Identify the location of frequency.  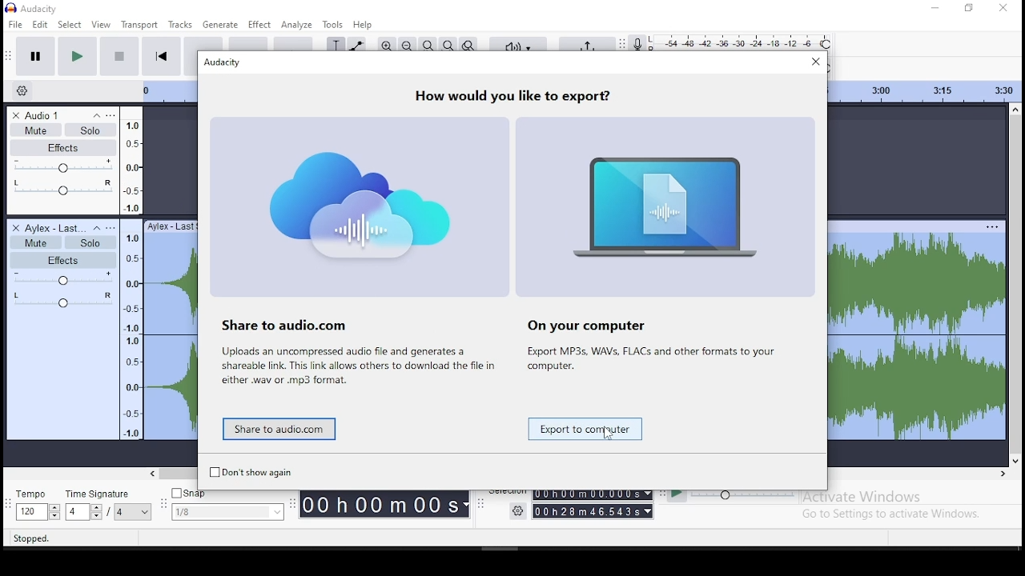
(131, 160).